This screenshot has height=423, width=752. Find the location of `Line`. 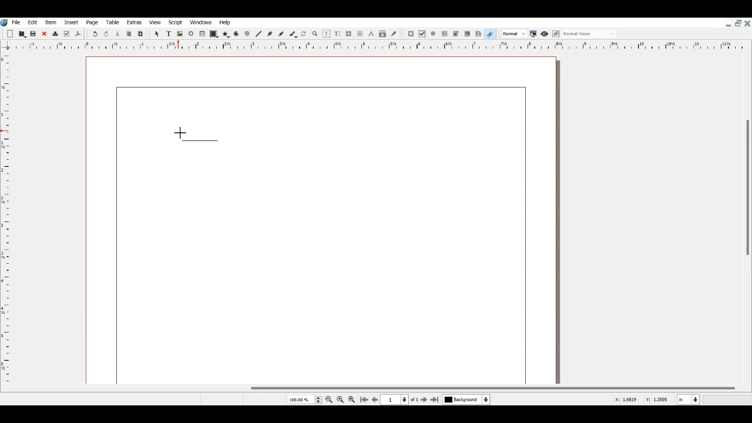

Line is located at coordinates (258, 33).